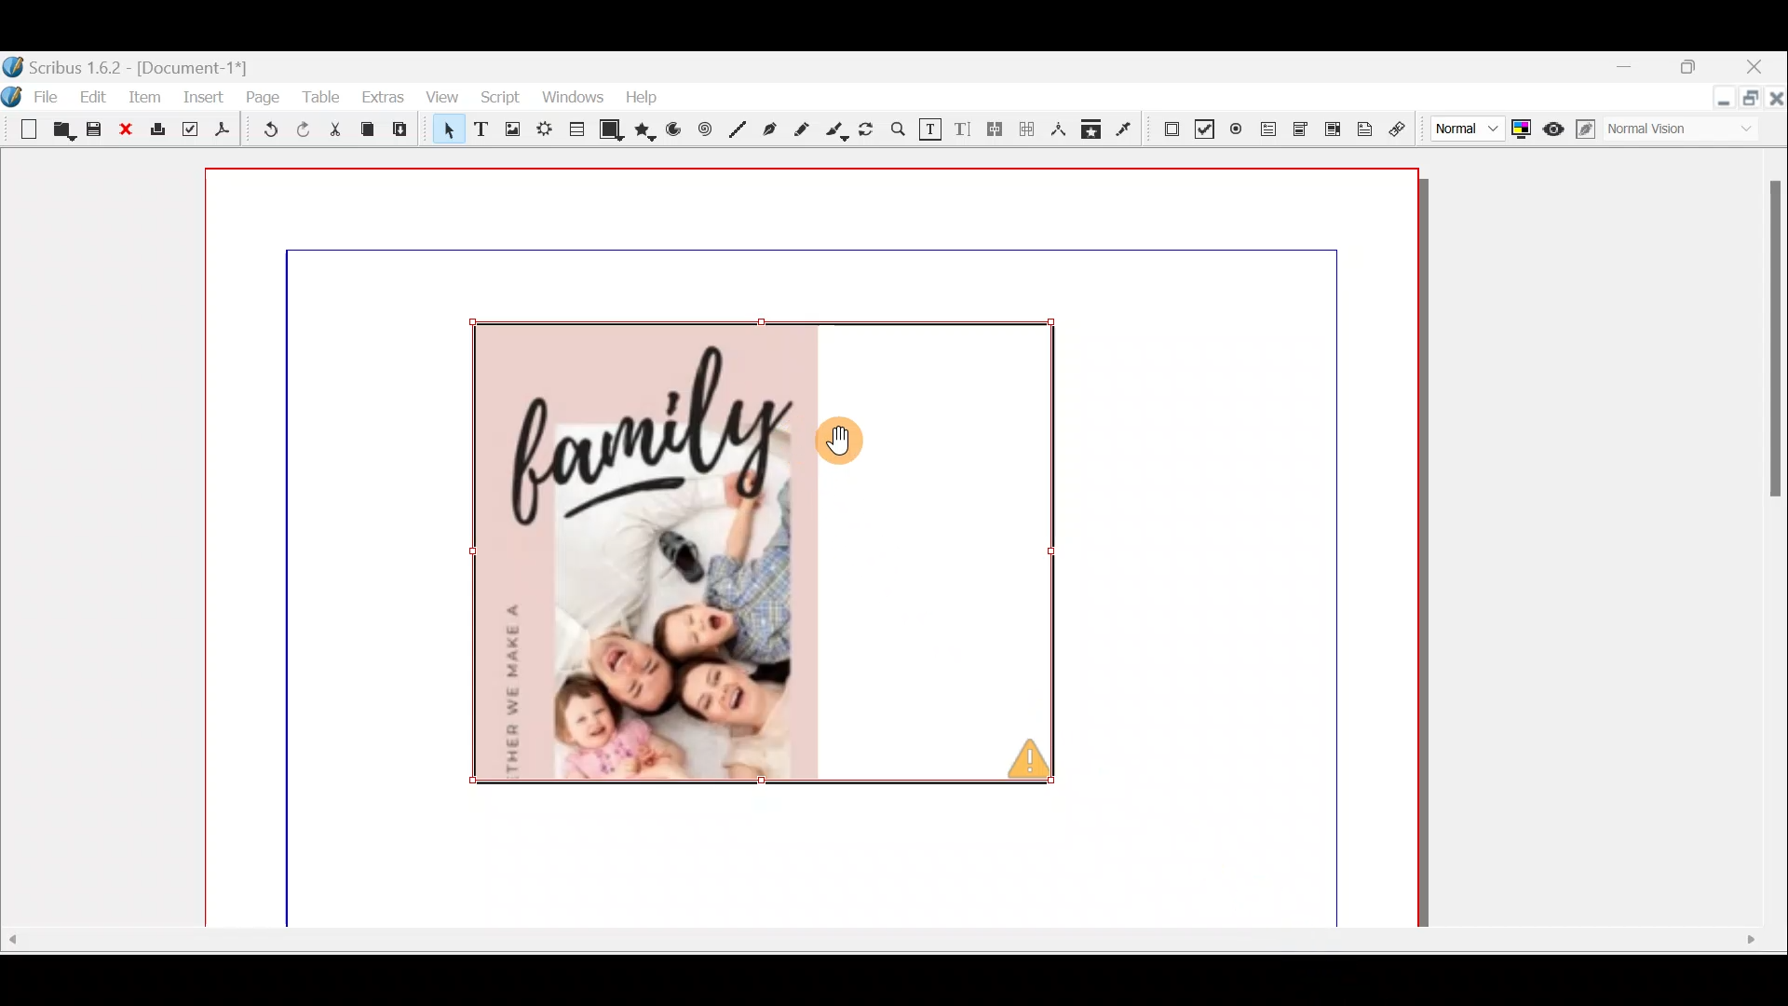 This screenshot has height=1006, width=1788. I want to click on Edit, so click(96, 96).